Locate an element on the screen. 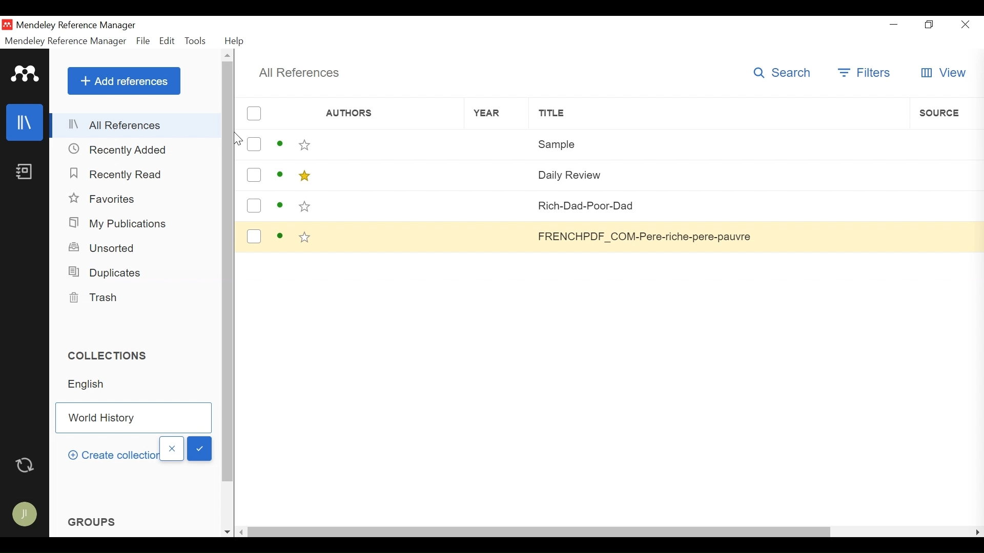  Toggle favorites is located at coordinates (305, 206).